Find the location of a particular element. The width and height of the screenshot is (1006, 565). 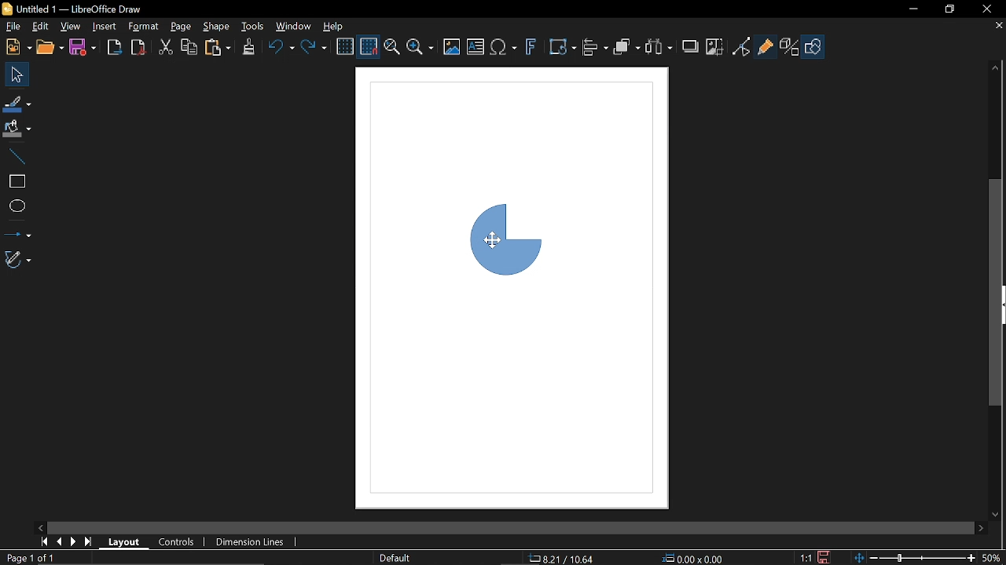

Ellipse is located at coordinates (19, 205).